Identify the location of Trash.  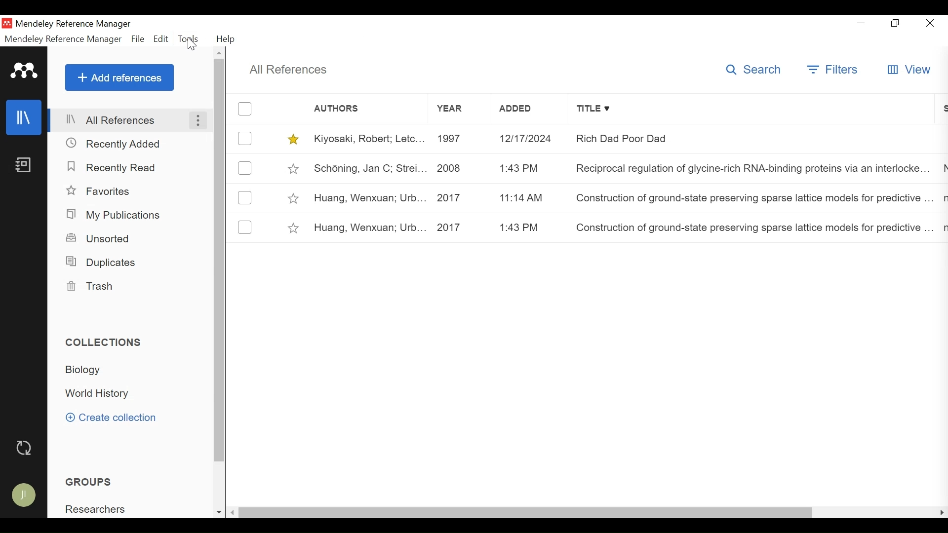
(88, 286).